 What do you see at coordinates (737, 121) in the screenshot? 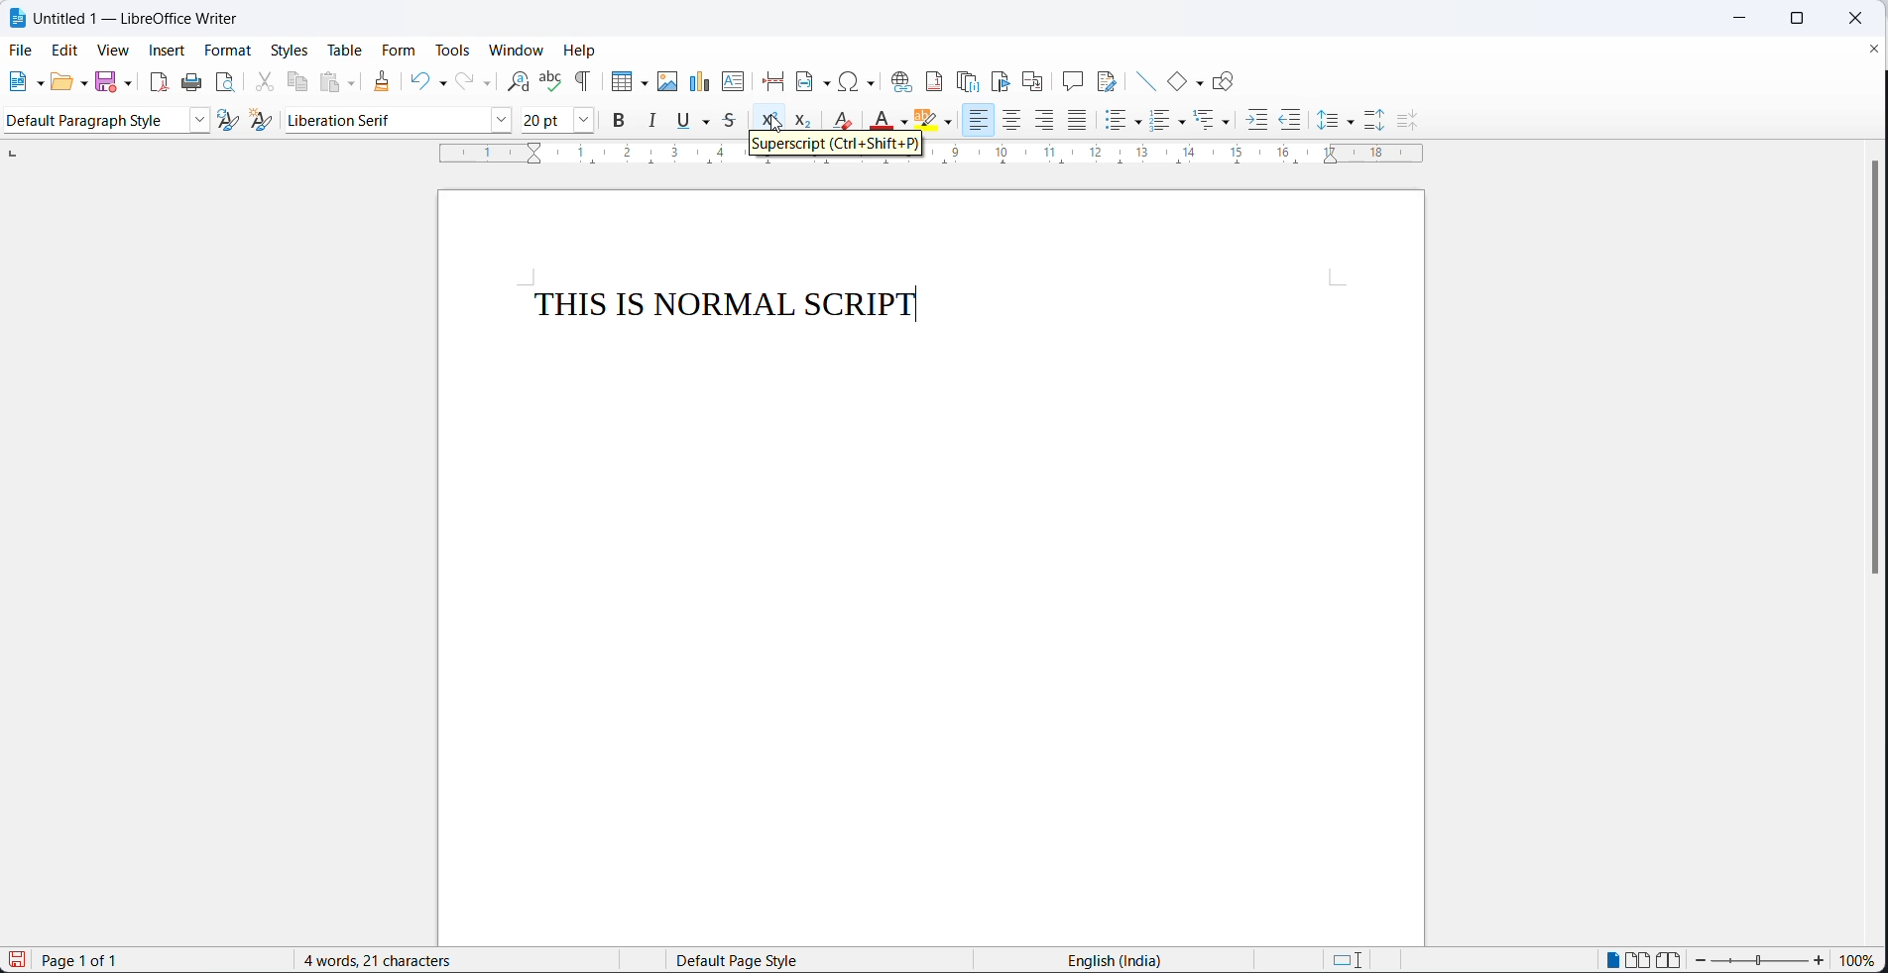
I see `strike through` at bounding box center [737, 121].